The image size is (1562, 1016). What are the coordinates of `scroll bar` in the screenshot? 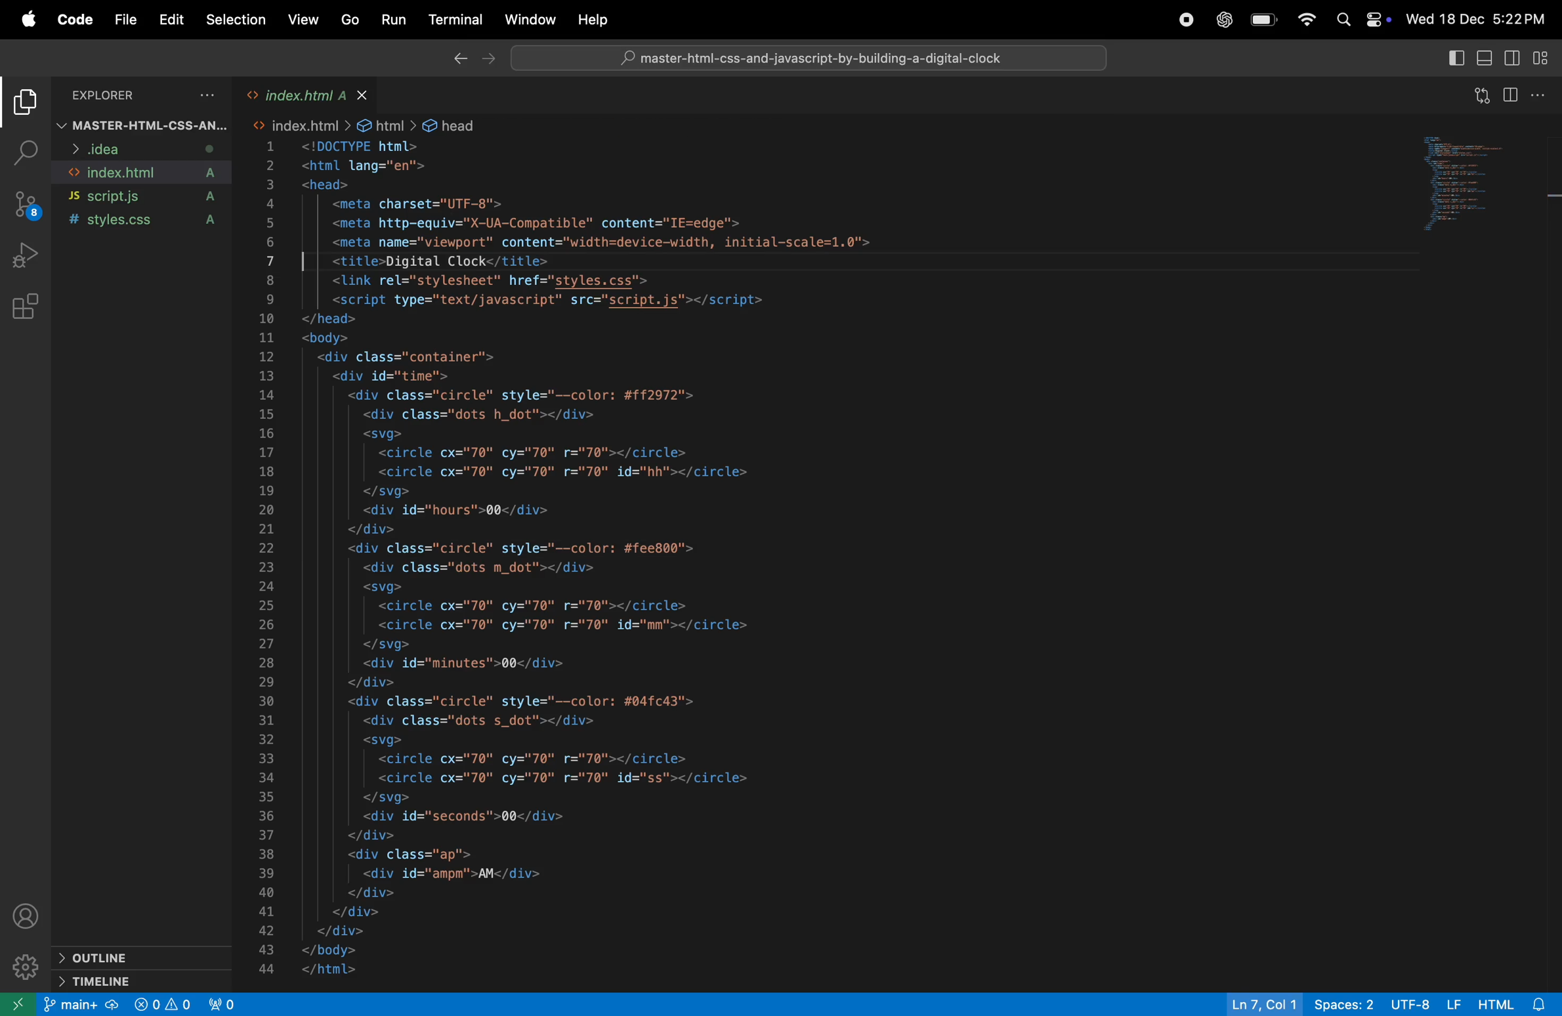 It's located at (1553, 303).